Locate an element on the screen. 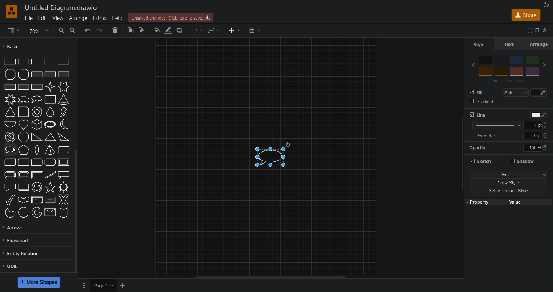  Button (Shaded) is located at coordinates (50, 200).